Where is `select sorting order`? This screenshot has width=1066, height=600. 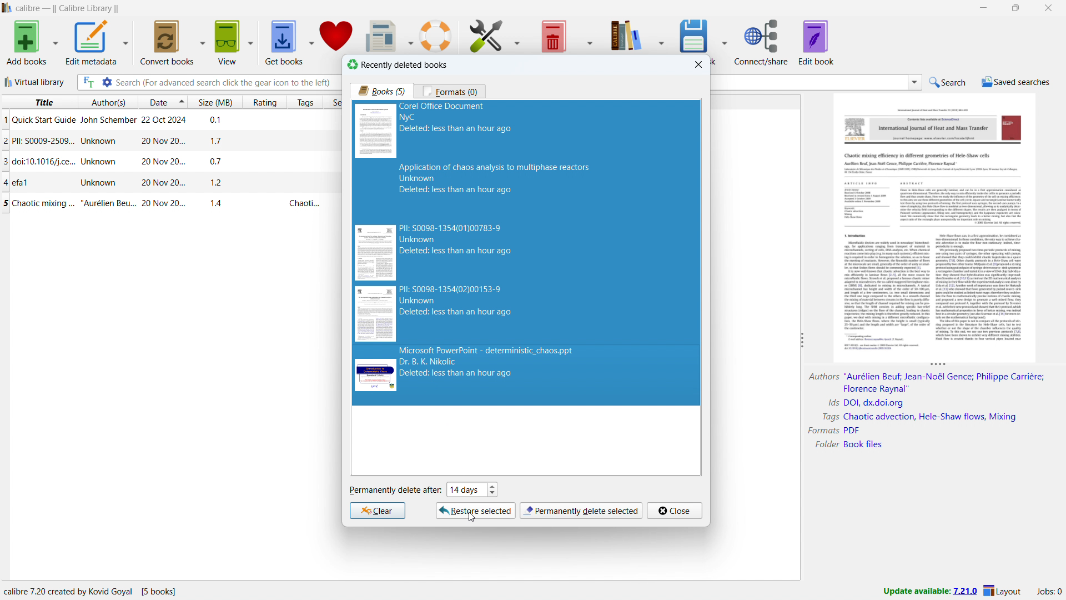
select sorting order is located at coordinates (182, 102).